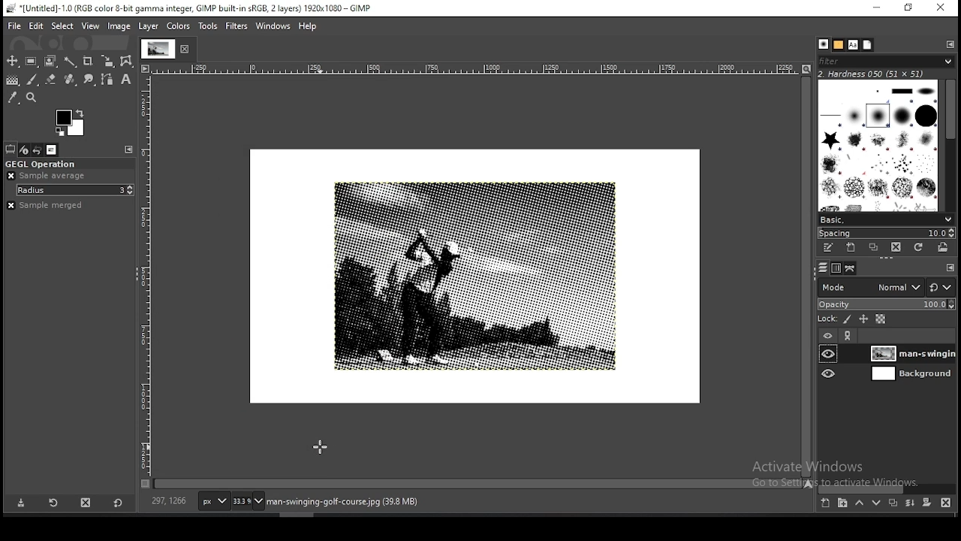  Describe the element at coordinates (887, 232) in the screenshot. I see `spacing` at that location.